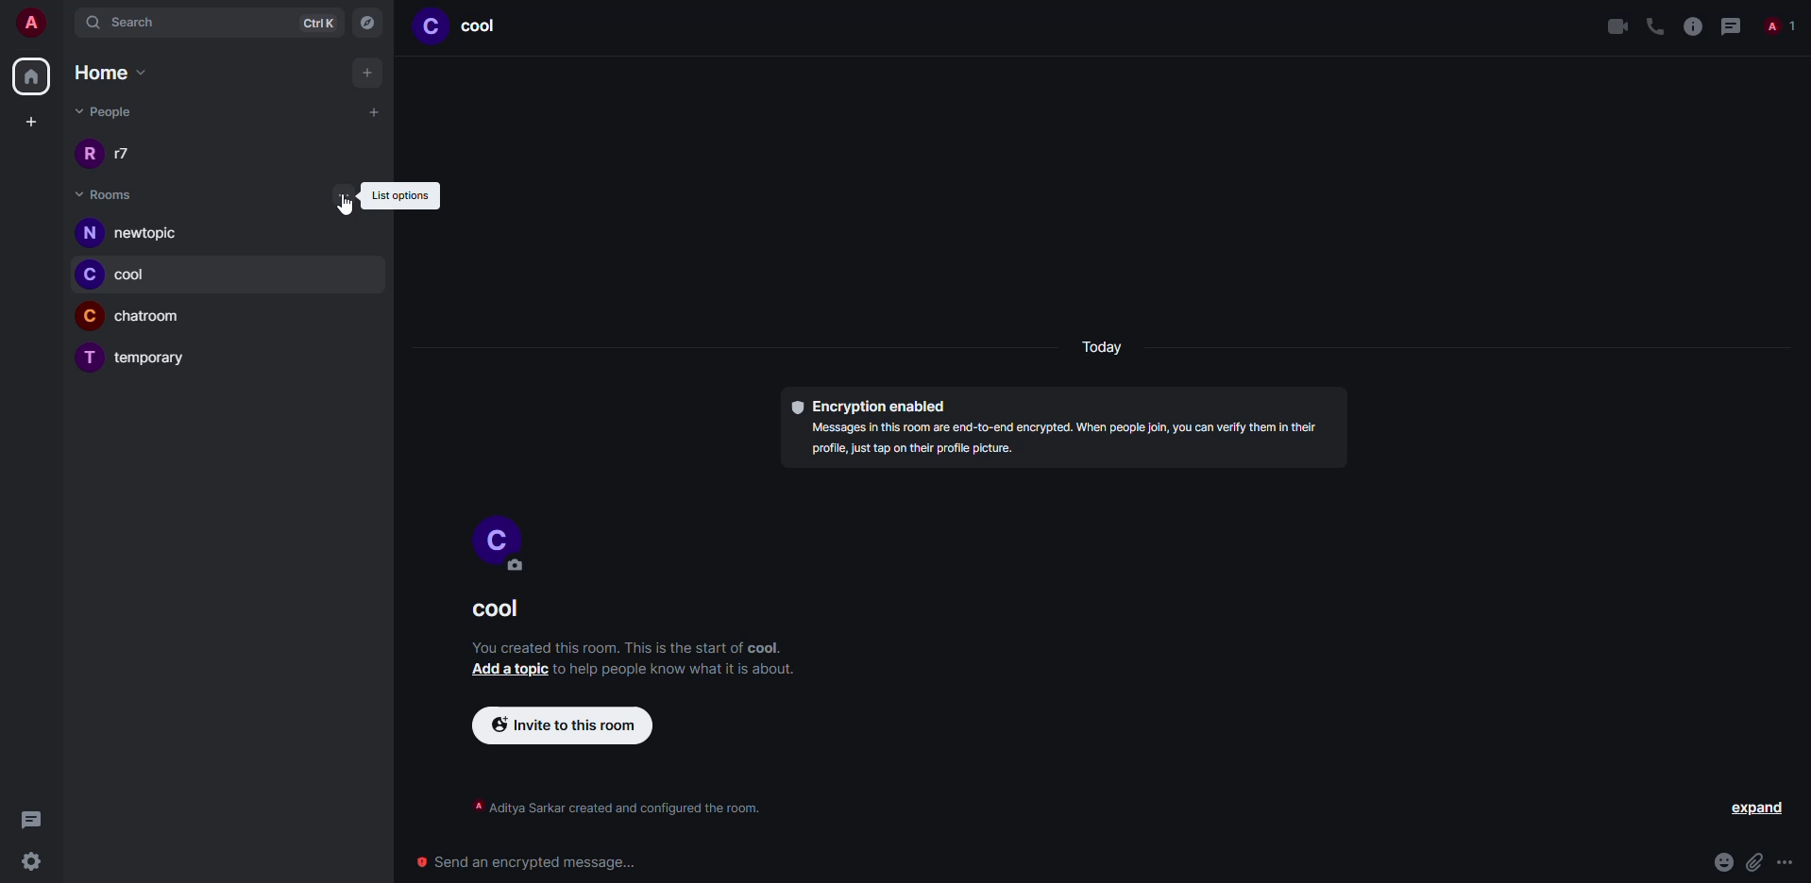  Describe the element at coordinates (106, 194) in the screenshot. I see `rooms` at that location.